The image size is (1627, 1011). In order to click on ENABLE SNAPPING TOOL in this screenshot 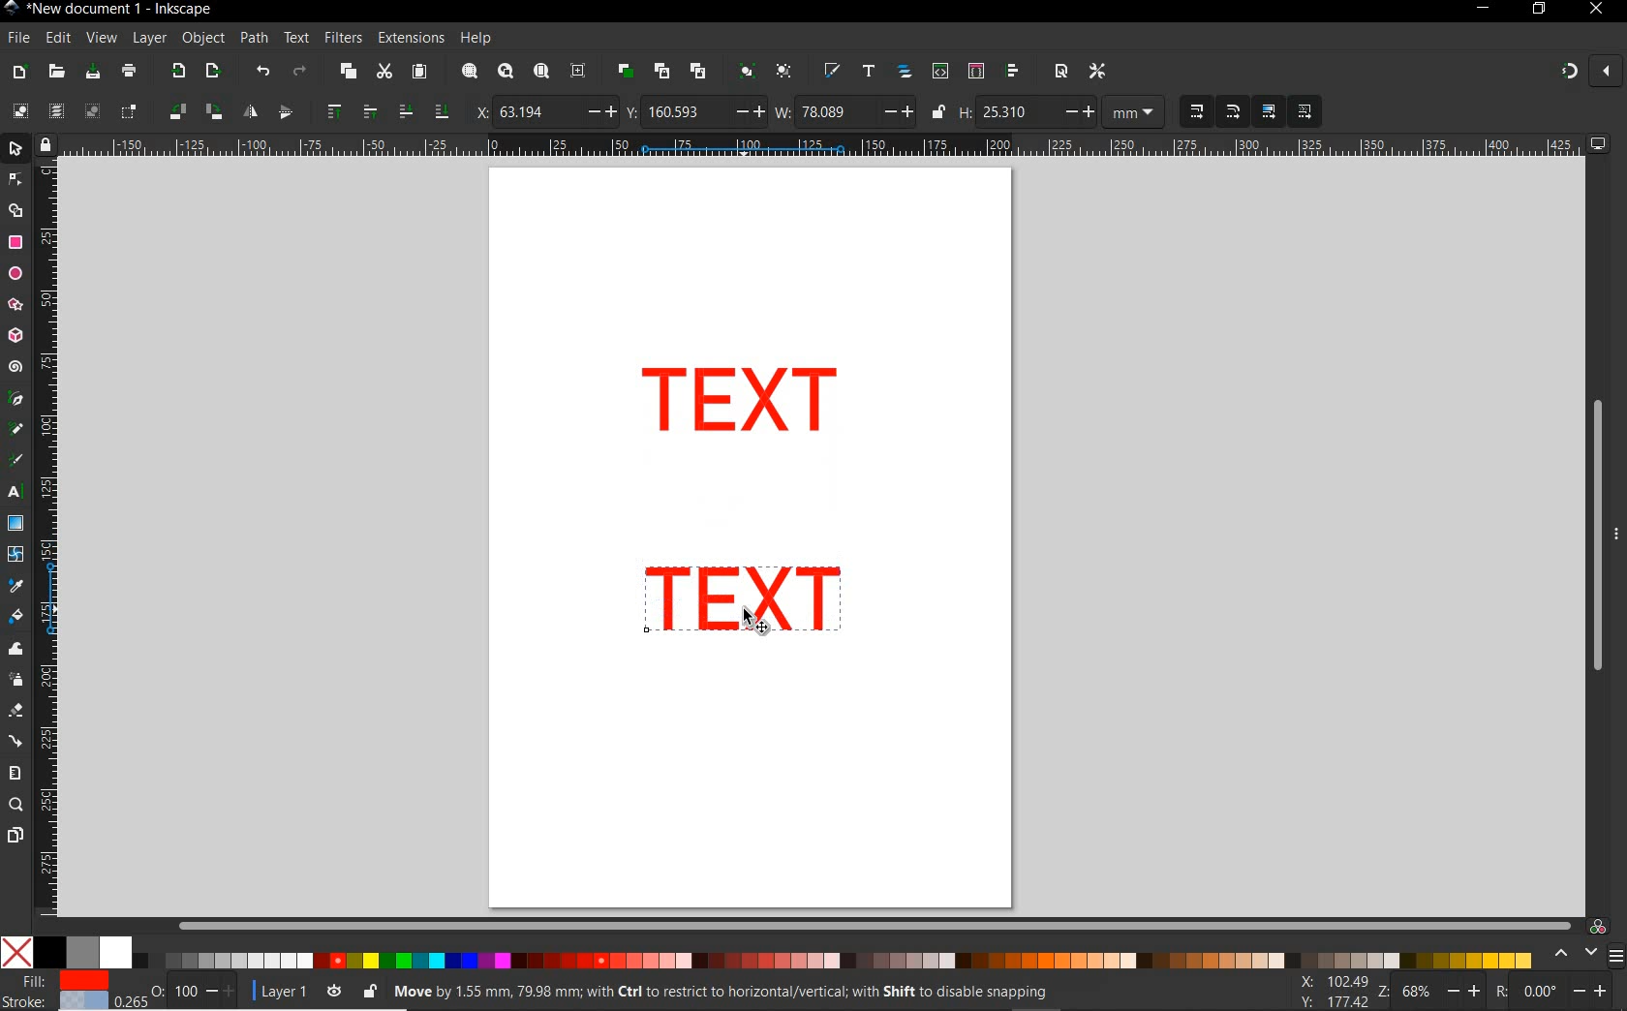, I will do `click(1580, 73)`.